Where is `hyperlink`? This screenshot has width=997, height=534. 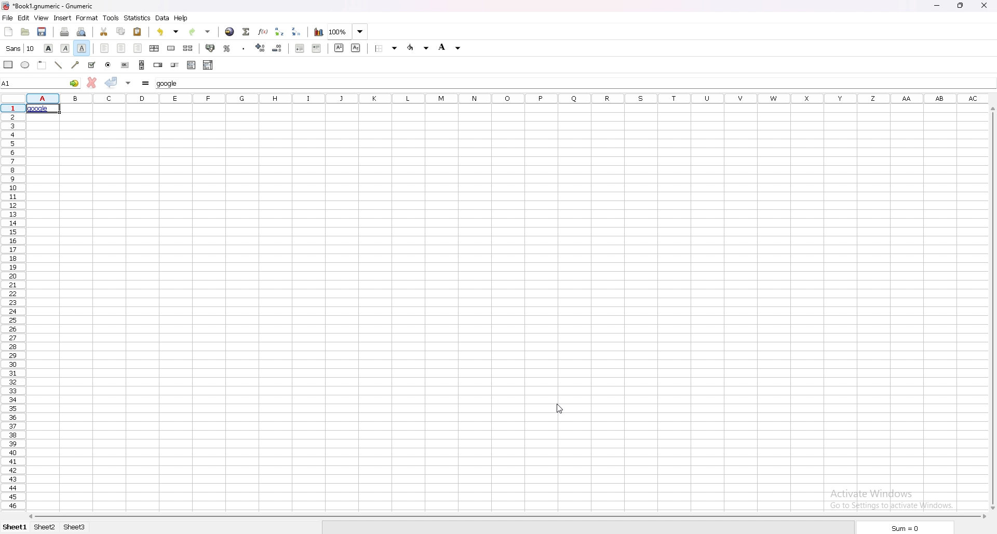
hyperlink is located at coordinates (230, 32).